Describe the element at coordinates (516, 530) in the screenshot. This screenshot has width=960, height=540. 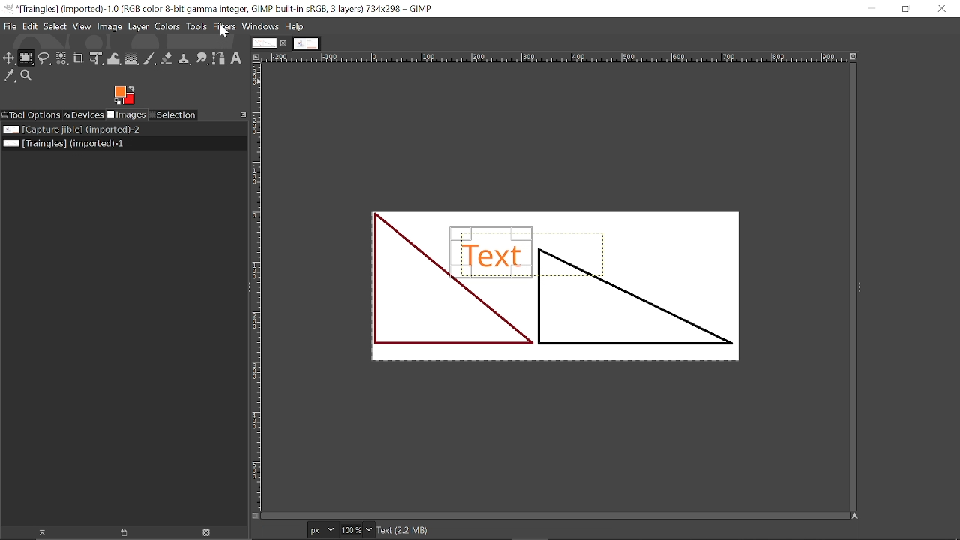
I see `Text (2.2 MB)` at that location.